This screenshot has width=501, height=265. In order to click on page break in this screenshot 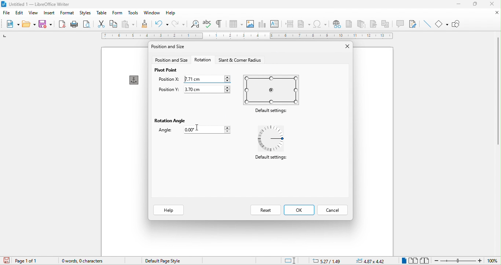, I will do `click(289, 23)`.